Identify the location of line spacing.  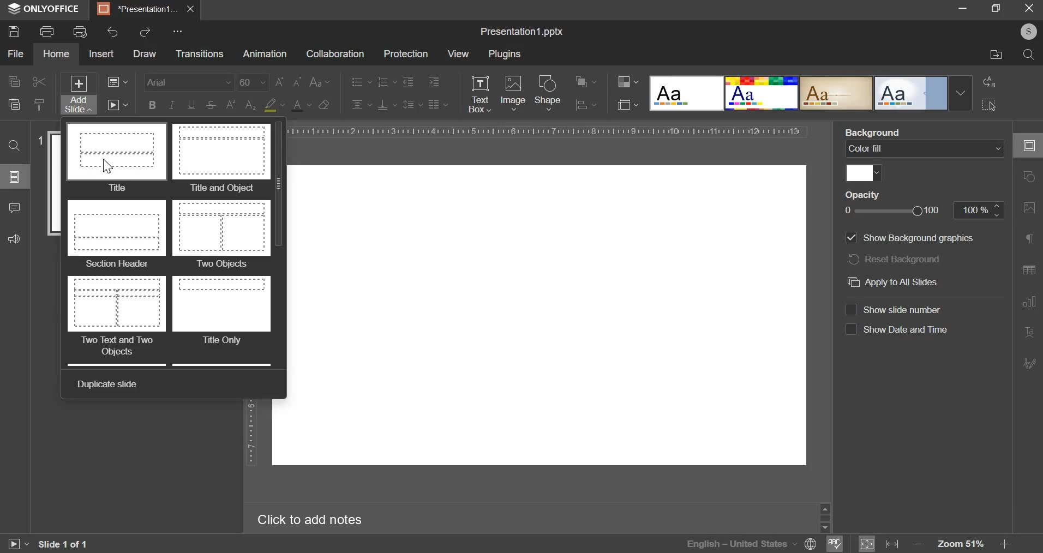
(413, 104).